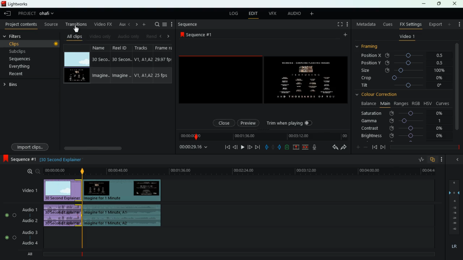  What do you see at coordinates (262, 136) in the screenshot?
I see `time` at bounding box center [262, 136].